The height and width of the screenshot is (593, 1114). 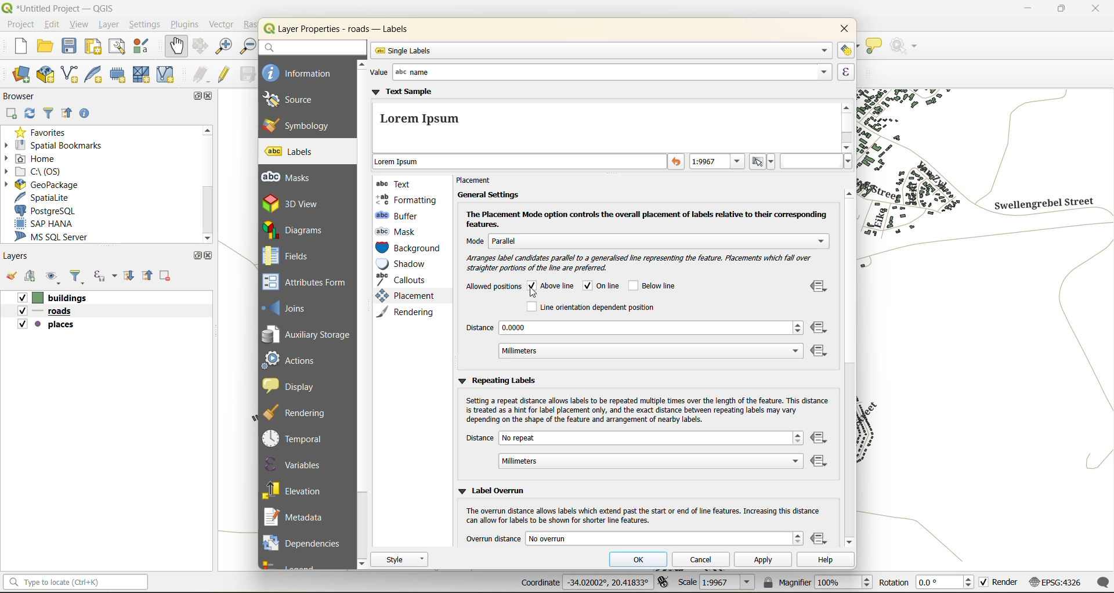 What do you see at coordinates (846, 72) in the screenshot?
I see `expression builder` at bounding box center [846, 72].